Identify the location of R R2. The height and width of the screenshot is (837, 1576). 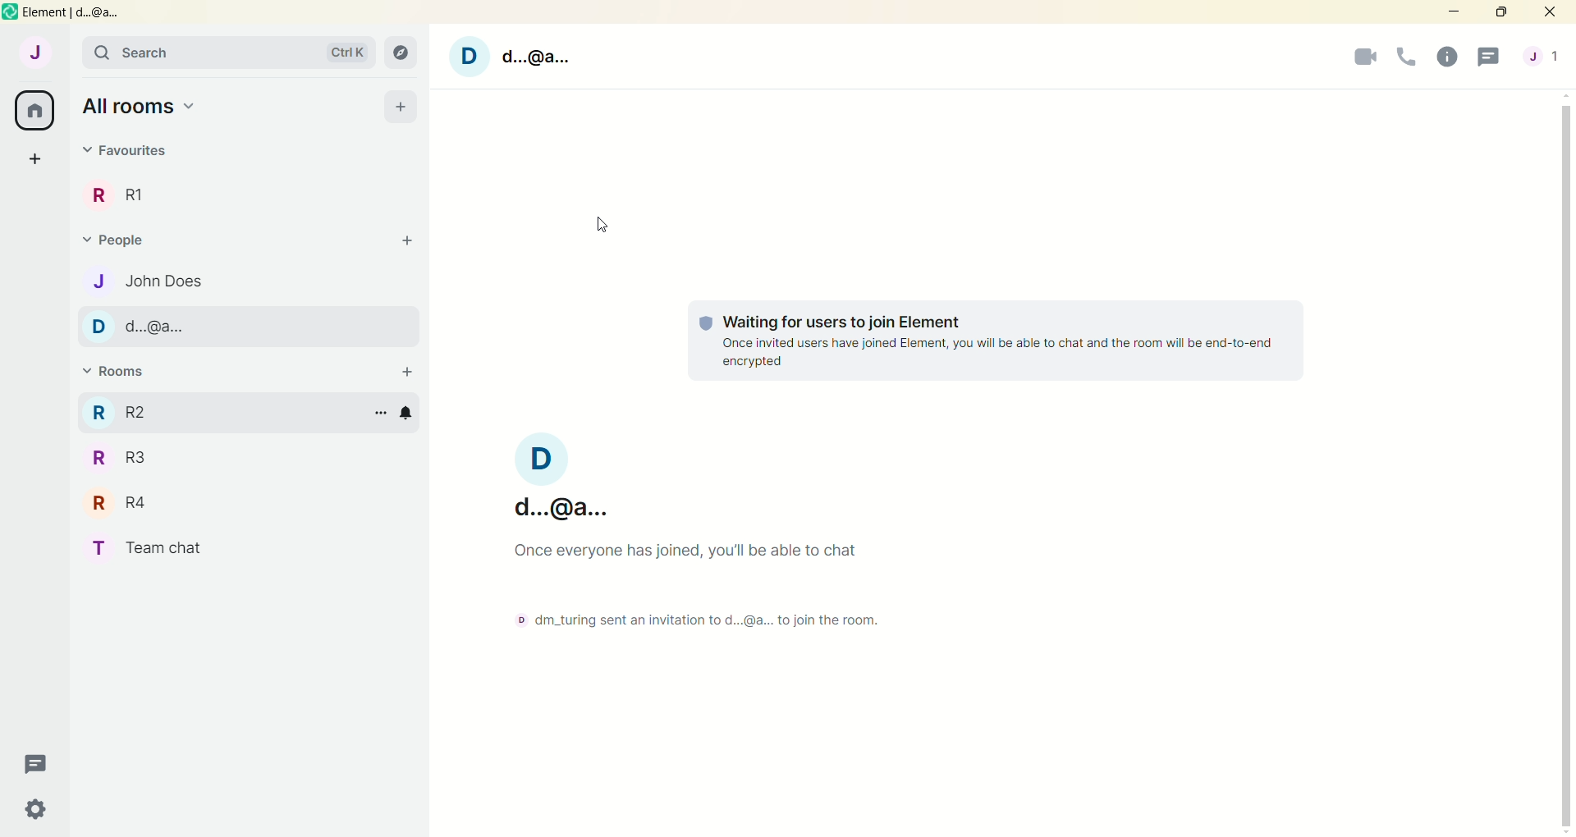
(123, 409).